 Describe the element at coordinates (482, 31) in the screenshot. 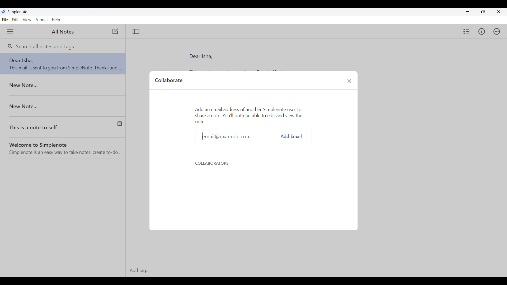

I see `Info` at that location.